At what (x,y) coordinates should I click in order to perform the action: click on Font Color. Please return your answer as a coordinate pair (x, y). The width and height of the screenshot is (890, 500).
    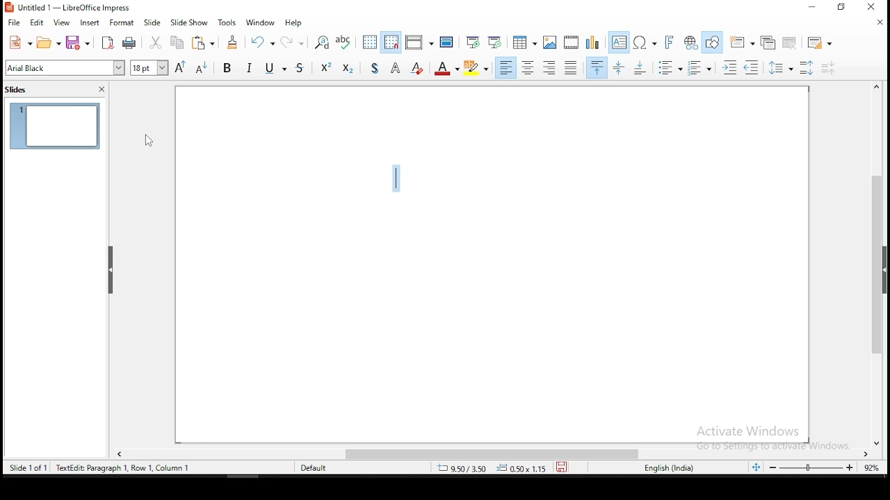
    Looking at the image, I should click on (446, 67).